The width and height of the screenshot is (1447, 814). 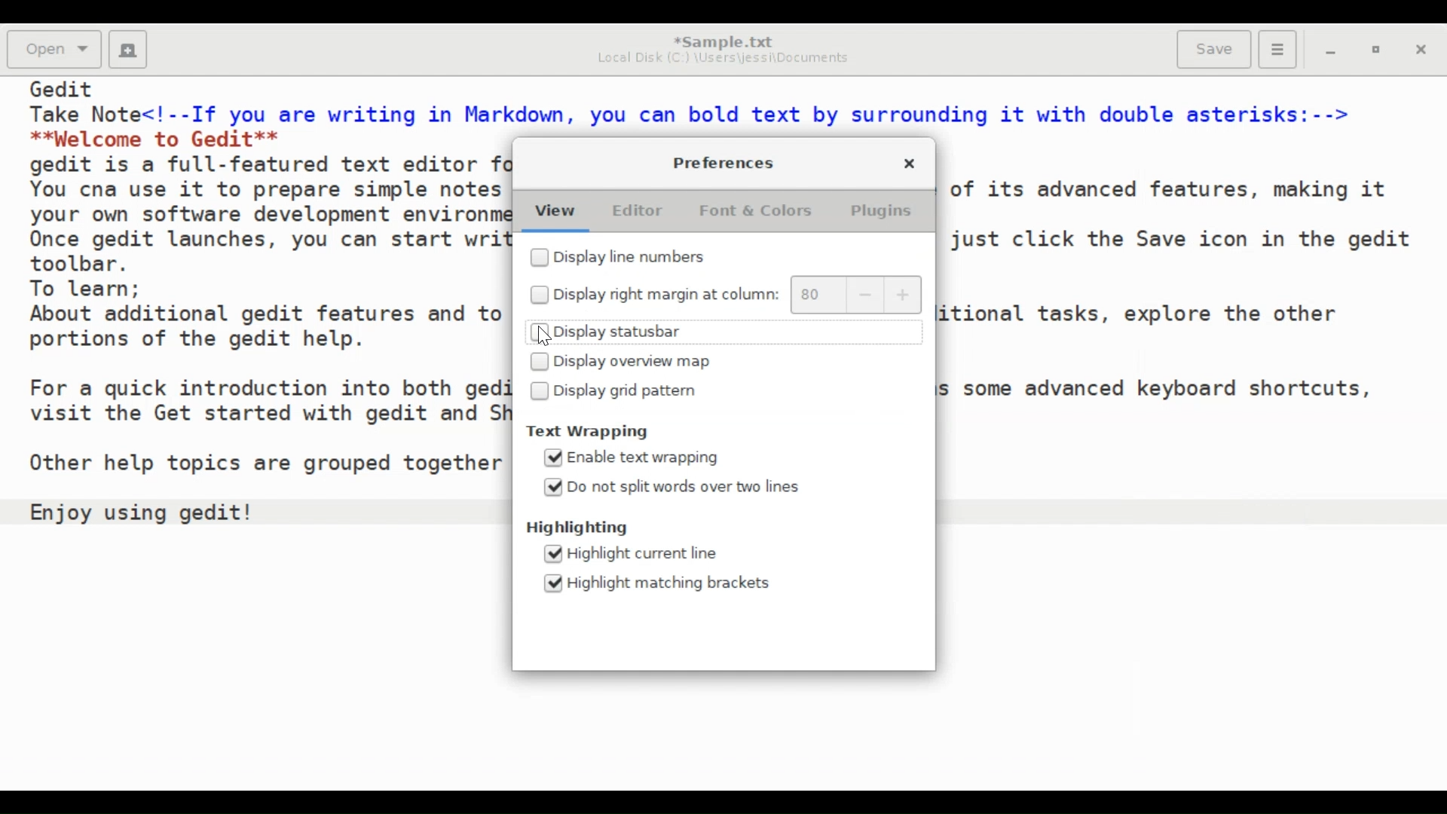 I want to click on restore, so click(x=1376, y=52).